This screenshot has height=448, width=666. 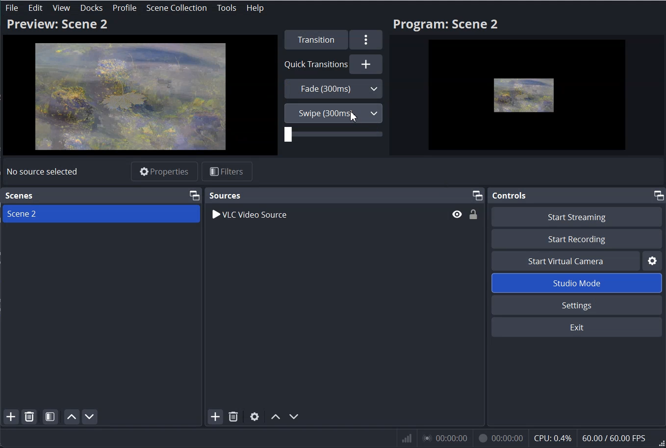 I want to click on Maximize, so click(x=194, y=195).